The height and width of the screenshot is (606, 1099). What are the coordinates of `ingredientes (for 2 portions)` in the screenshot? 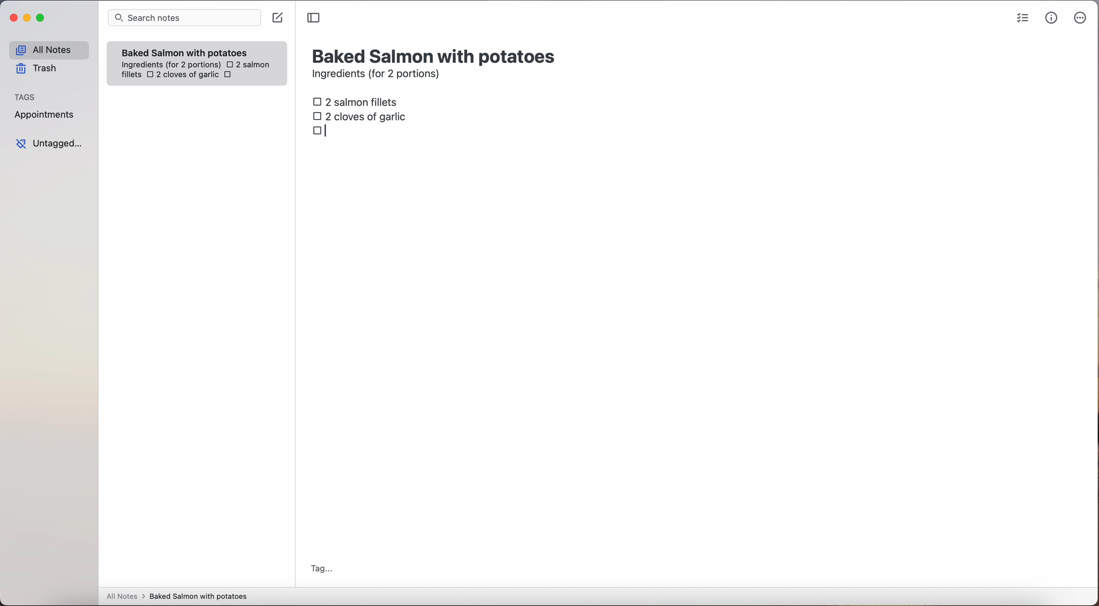 It's located at (170, 65).